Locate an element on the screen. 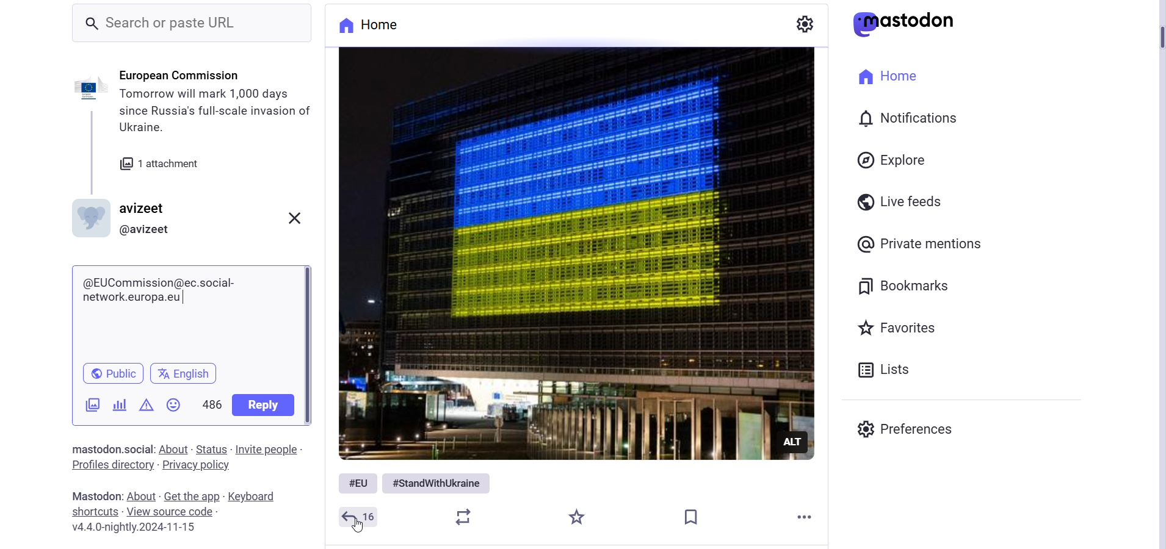 This screenshot has height=549, width=1166. Privacy Policy is located at coordinates (197, 465).